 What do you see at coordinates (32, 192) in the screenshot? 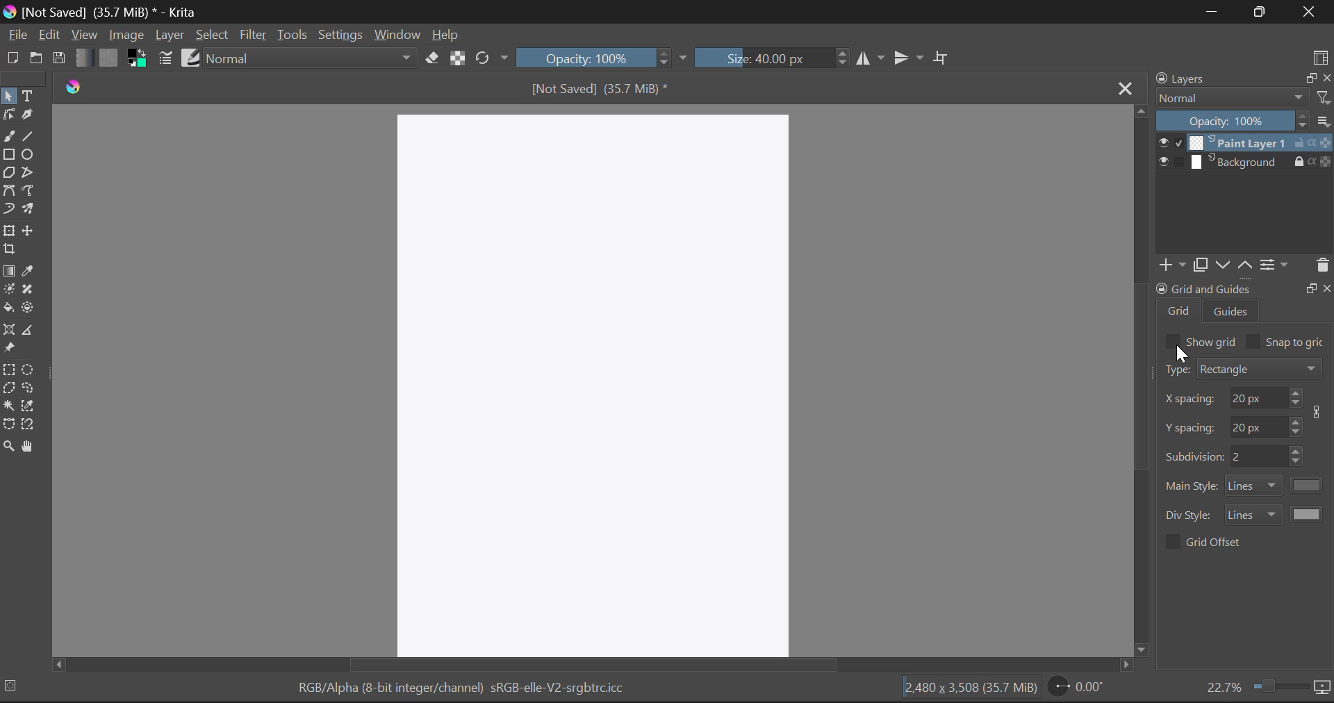
I see `Freehand Path Tool` at bounding box center [32, 192].